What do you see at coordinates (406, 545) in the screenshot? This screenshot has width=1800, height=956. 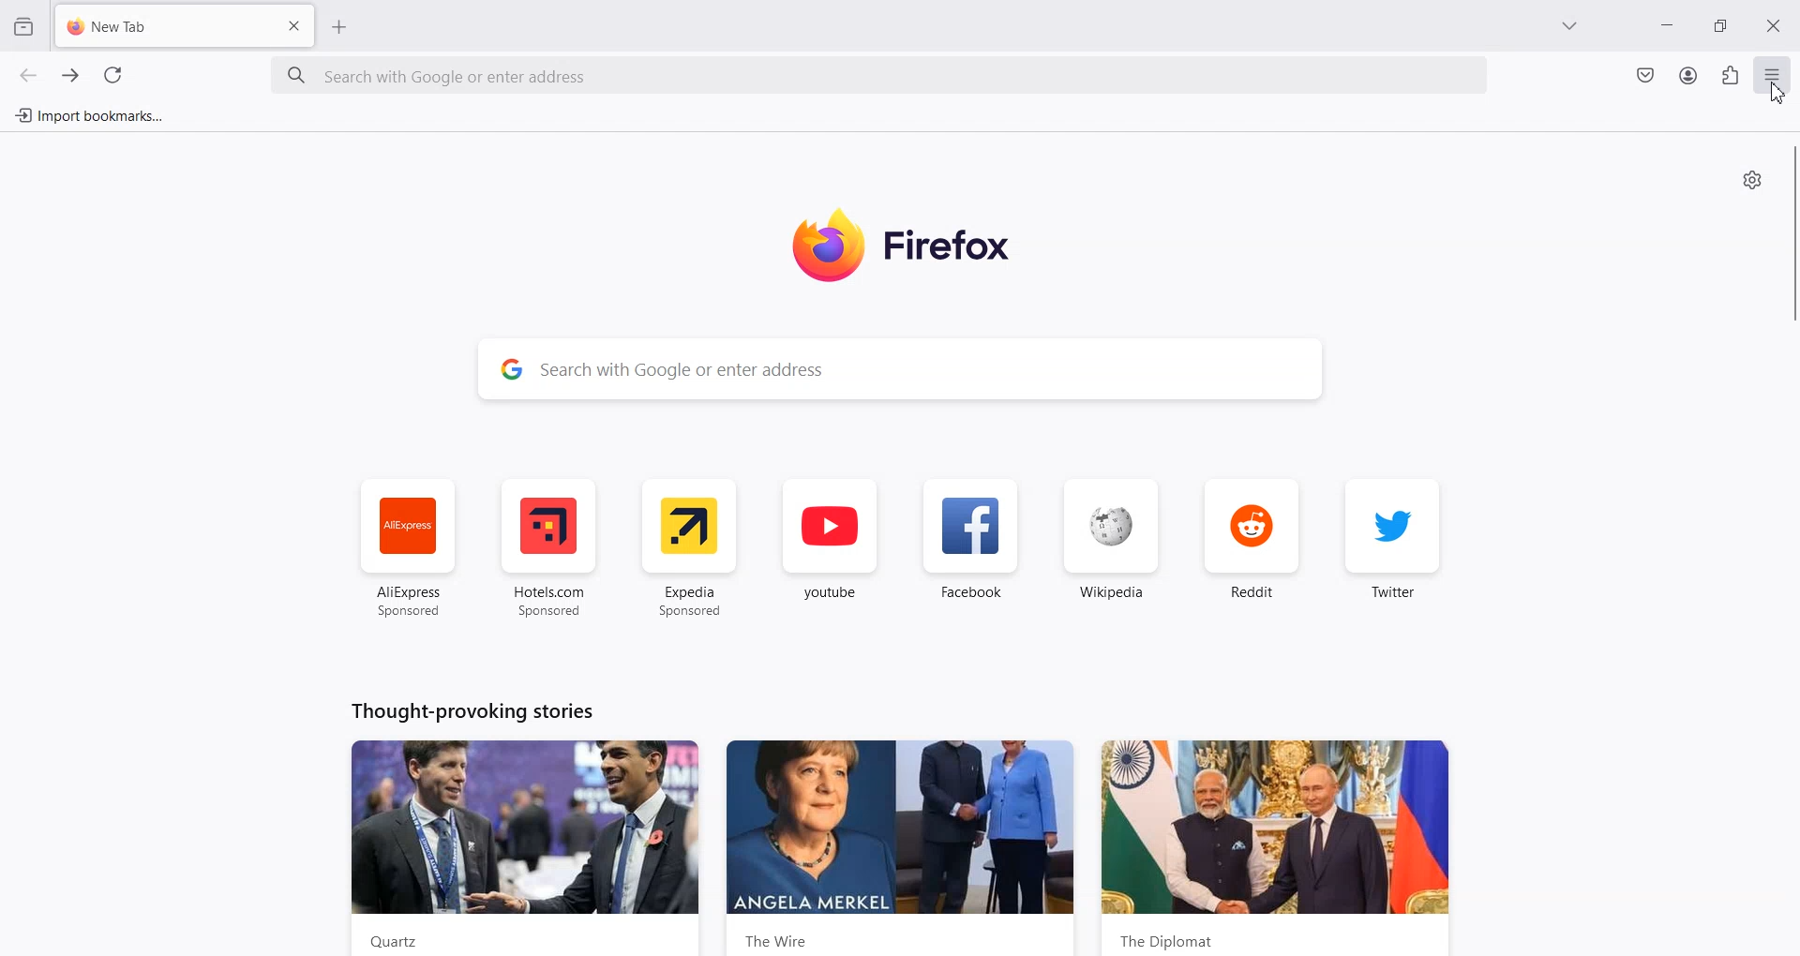 I see `AliExpress Sponsored` at bounding box center [406, 545].